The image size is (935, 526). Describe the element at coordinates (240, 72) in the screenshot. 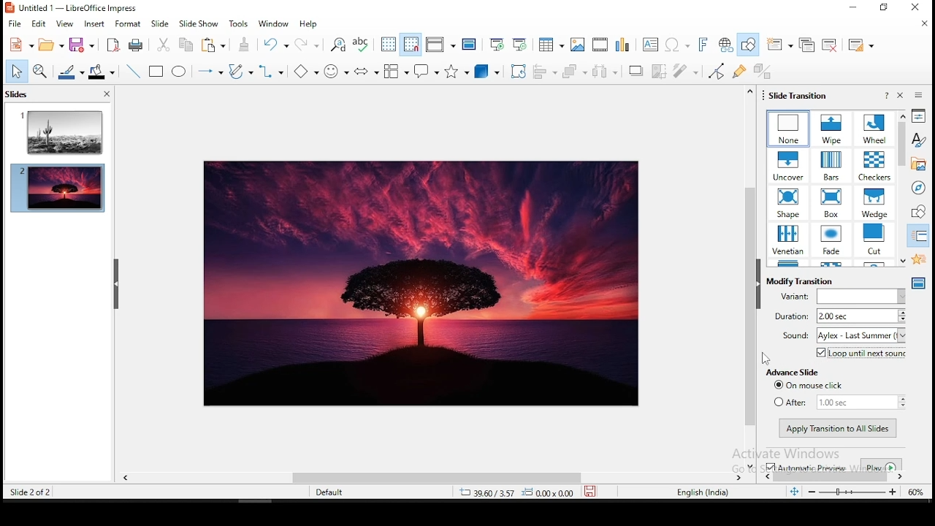

I see `curves and polygons` at that location.